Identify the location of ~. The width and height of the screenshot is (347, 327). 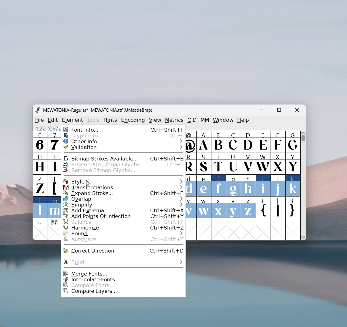
(40, 222).